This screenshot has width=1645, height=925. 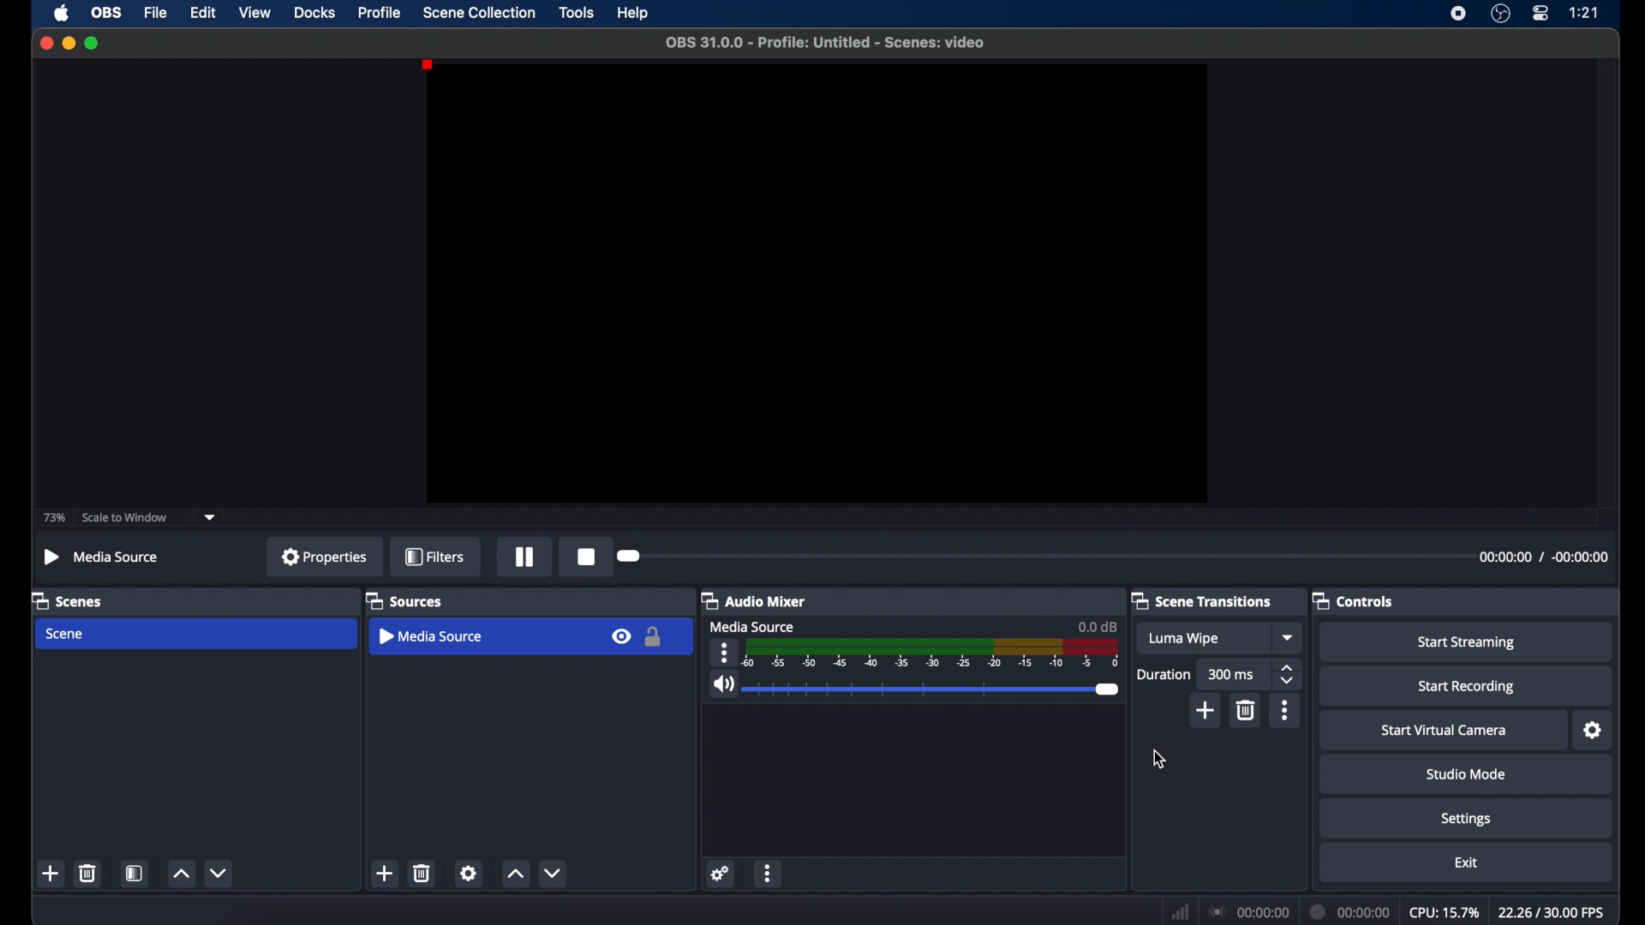 What do you see at coordinates (1465, 818) in the screenshot?
I see `settings` at bounding box center [1465, 818].